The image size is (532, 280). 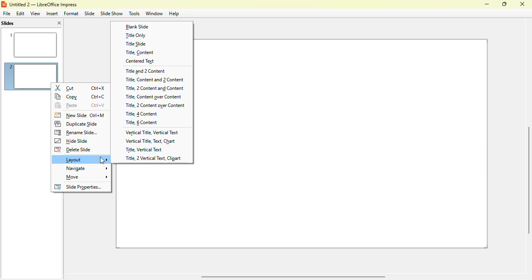 What do you see at coordinates (52, 14) in the screenshot?
I see `insert` at bounding box center [52, 14].